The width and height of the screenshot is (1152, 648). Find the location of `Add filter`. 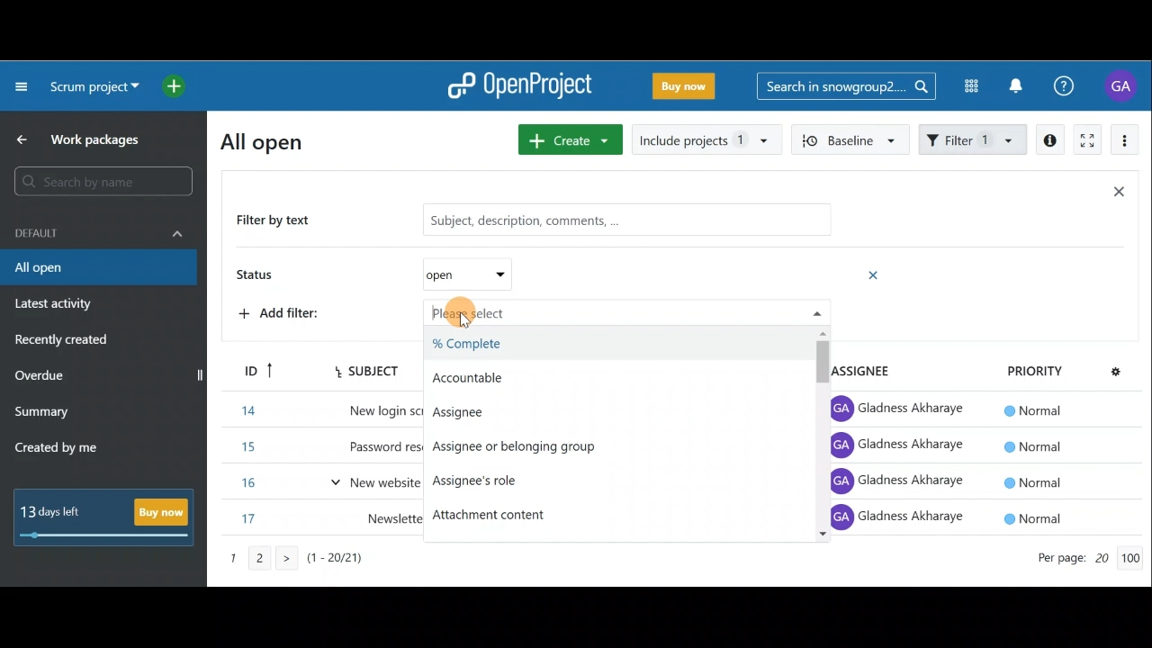

Add filter is located at coordinates (277, 312).